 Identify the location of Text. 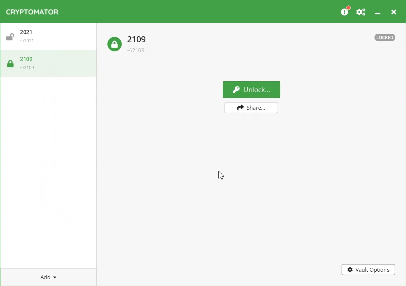
(385, 38).